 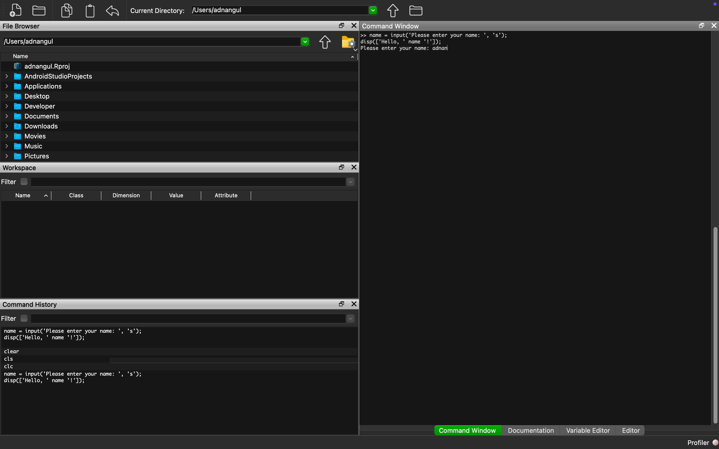 I want to click on Variable Editor, so click(x=588, y=430).